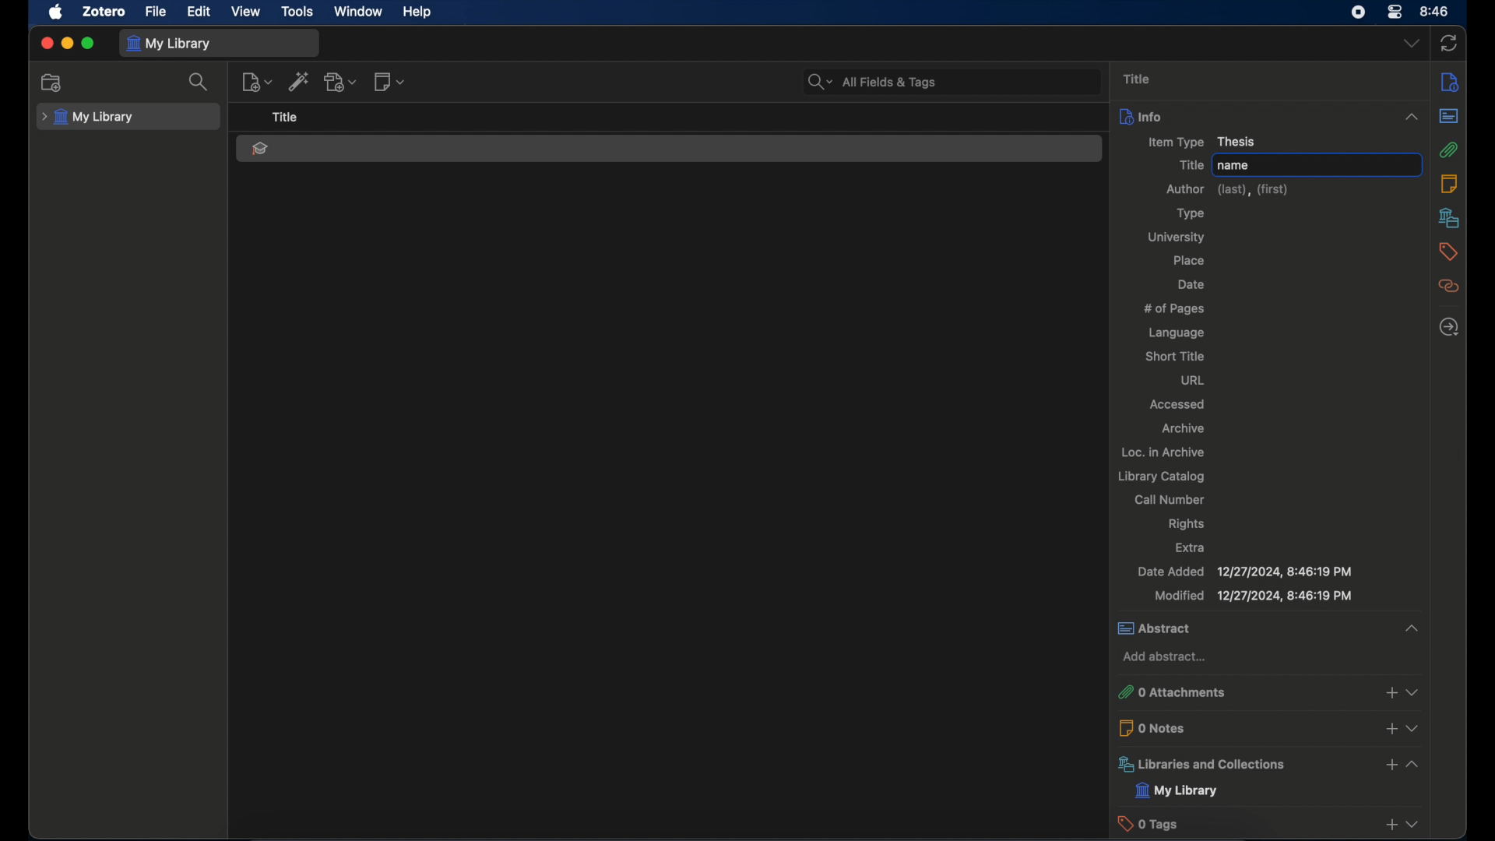 This screenshot has height=841, width=1495. What do you see at coordinates (155, 12) in the screenshot?
I see `file` at bounding box center [155, 12].